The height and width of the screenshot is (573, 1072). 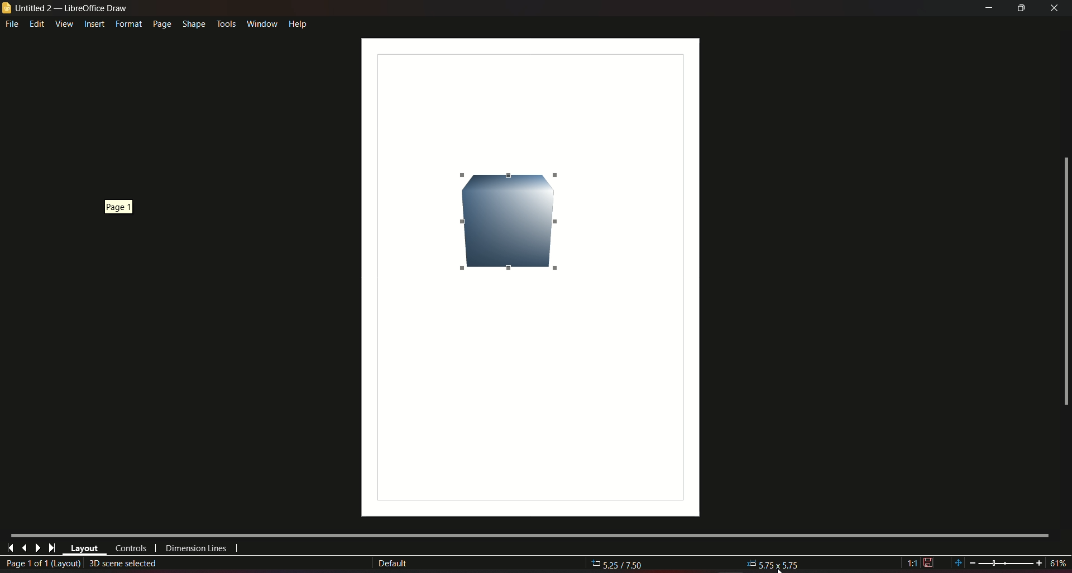 What do you see at coordinates (193, 22) in the screenshot?
I see `shape` at bounding box center [193, 22].